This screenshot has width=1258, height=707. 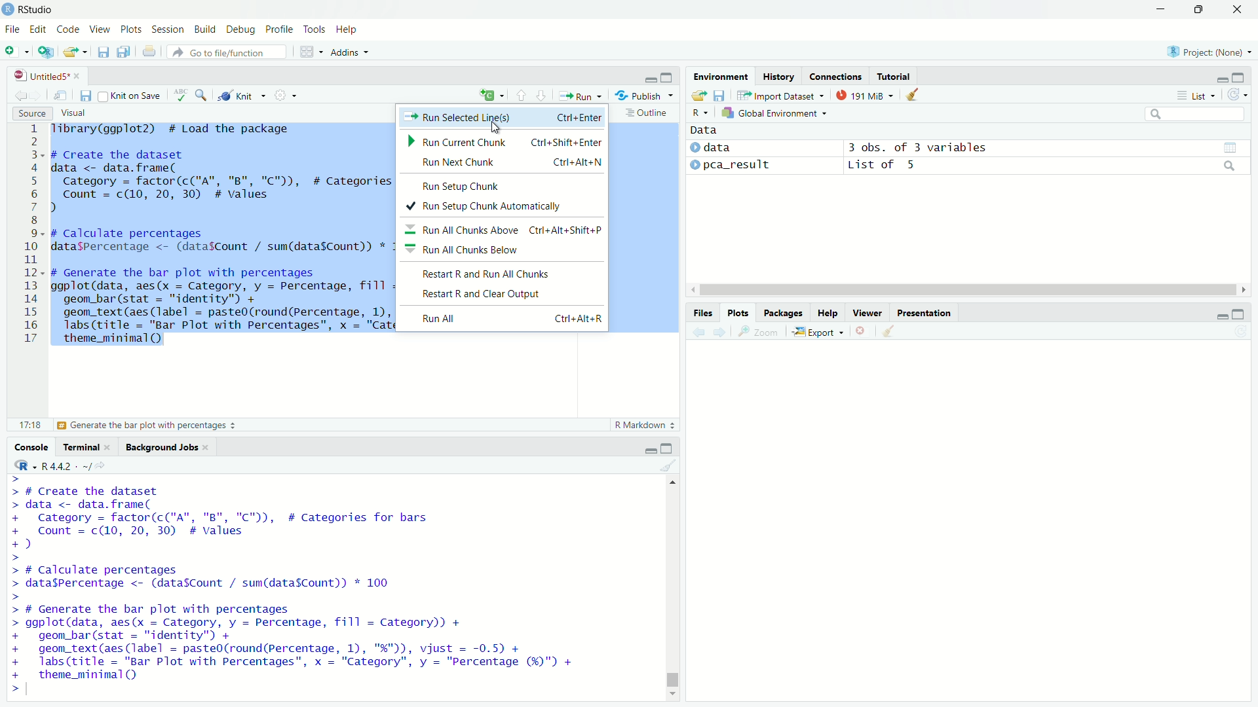 I want to click on vertical scrollbar, so click(x=670, y=658).